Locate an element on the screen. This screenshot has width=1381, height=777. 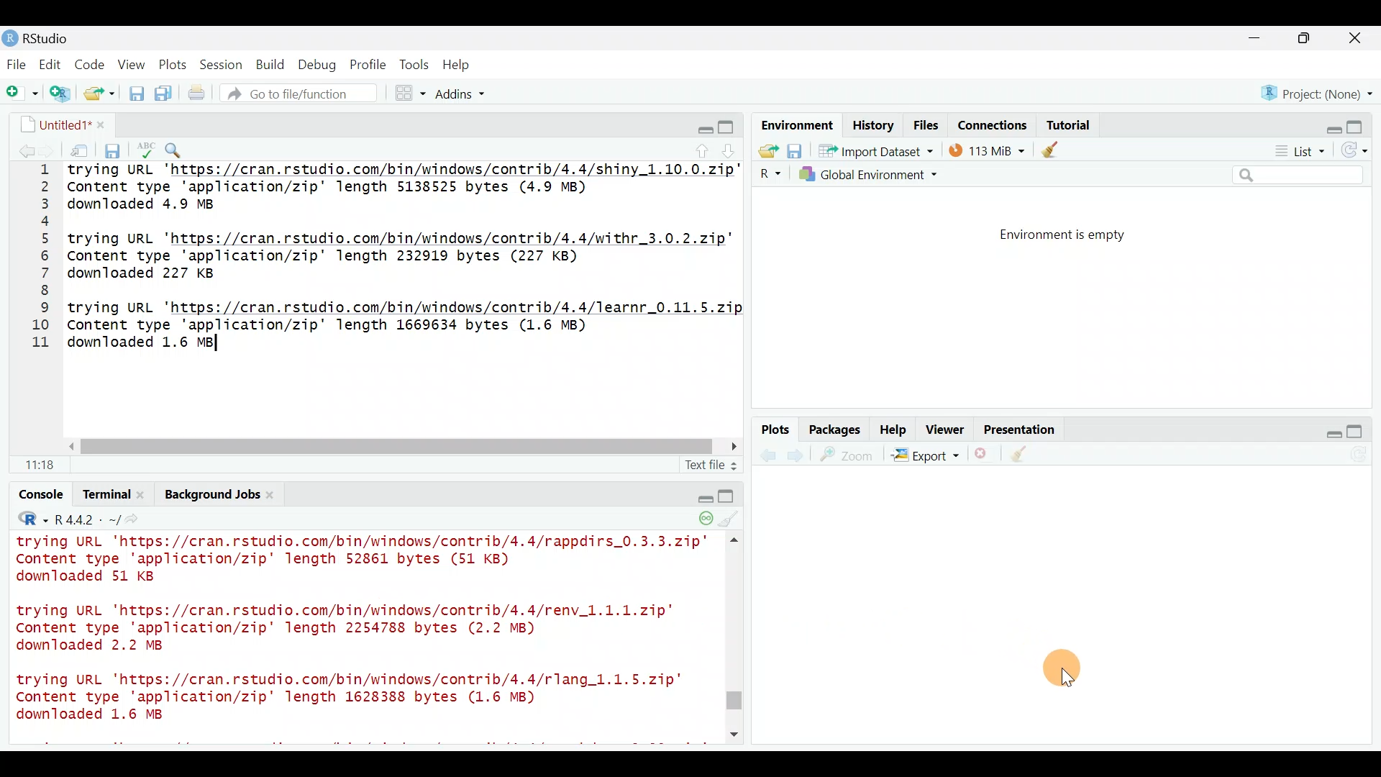
scroll bar is located at coordinates (388, 445).